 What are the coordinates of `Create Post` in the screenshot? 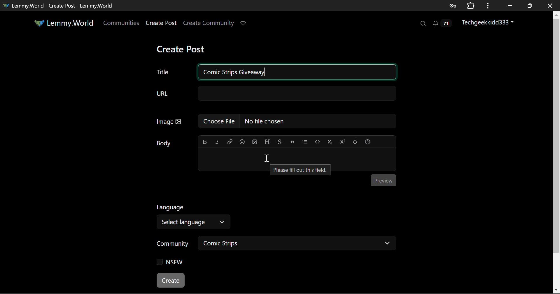 It's located at (182, 47).